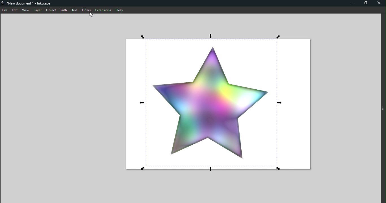  I want to click on Maximize, so click(366, 3).